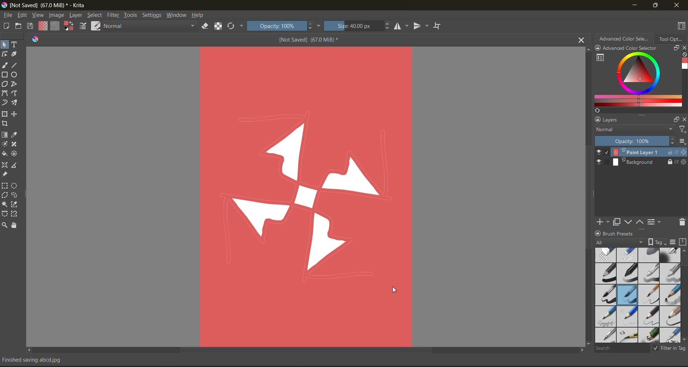 The width and height of the screenshot is (688, 367). What do you see at coordinates (39, 360) in the screenshot?
I see `save status` at bounding box center [39, 360].